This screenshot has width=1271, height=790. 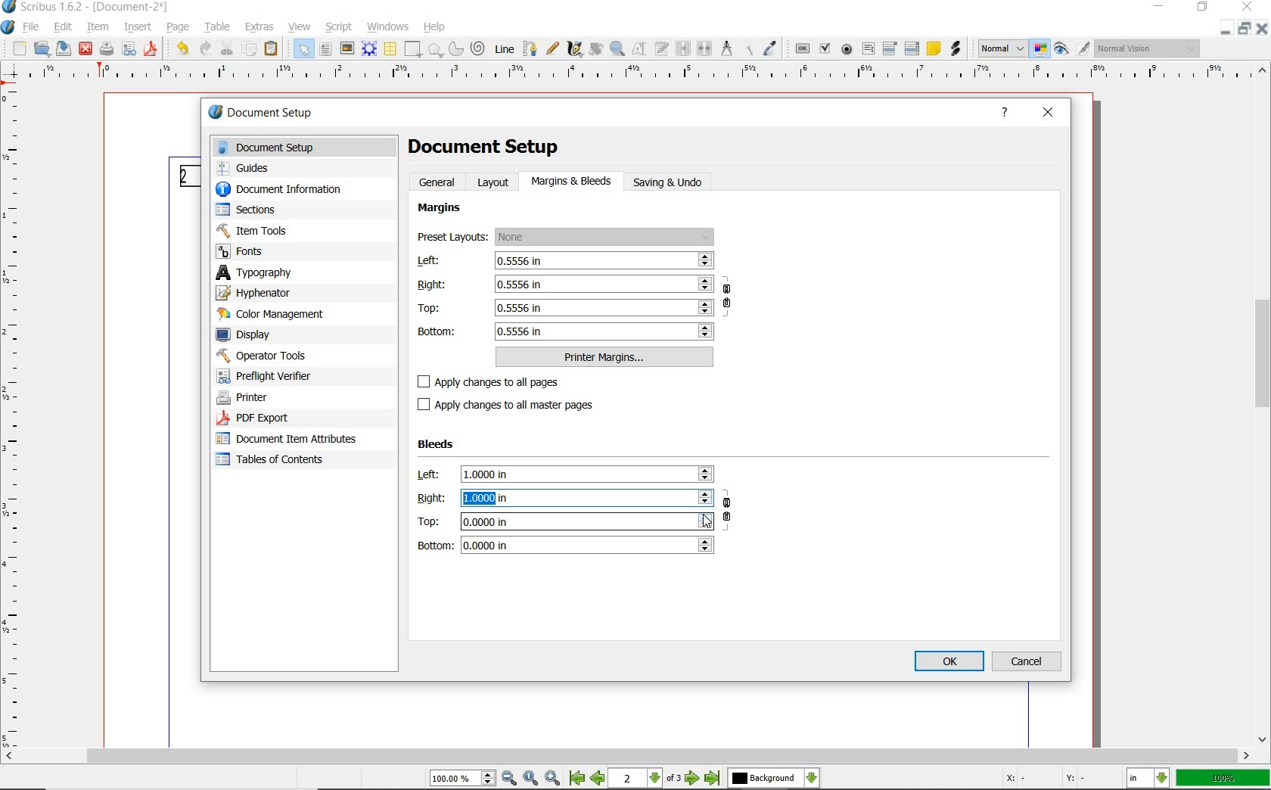 I want to click on Edit in Preview Mode, so click(x=1083, y=51).